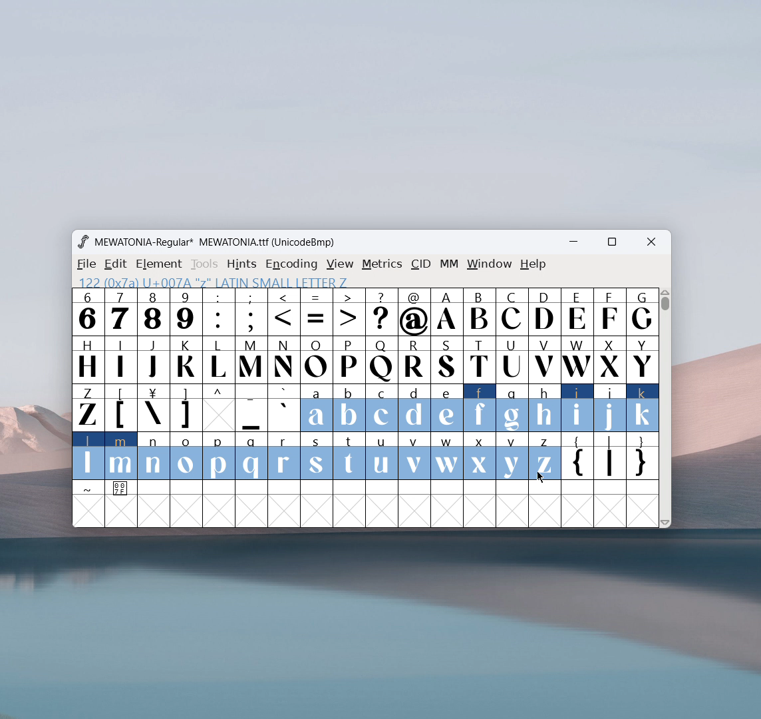  Describe the element at coordinates (88, 455) in the screenshot. I see `l` at that location.